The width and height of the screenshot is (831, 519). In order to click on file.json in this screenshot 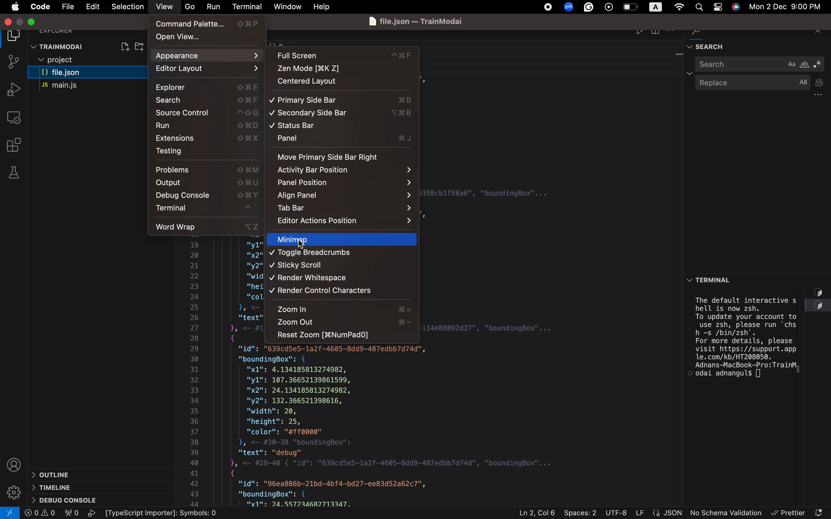, I will do `click(87, 73)`.